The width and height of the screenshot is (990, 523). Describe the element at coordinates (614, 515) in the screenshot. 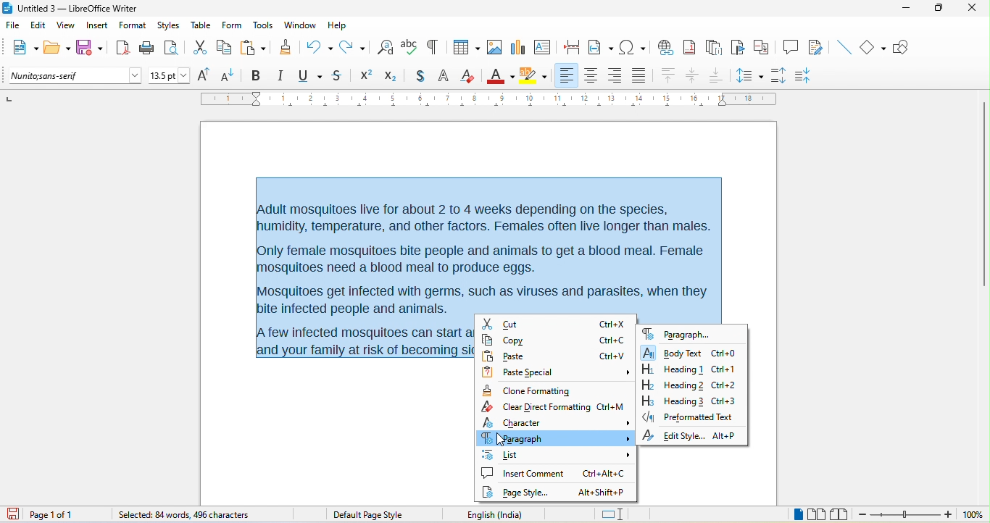

I see `standard selection` at that location.